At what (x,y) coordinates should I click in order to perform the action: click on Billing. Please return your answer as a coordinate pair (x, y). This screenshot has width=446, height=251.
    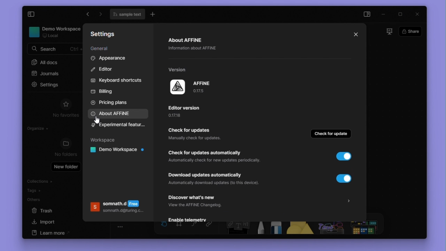
    Looking at the image, I should click on (102, 92).